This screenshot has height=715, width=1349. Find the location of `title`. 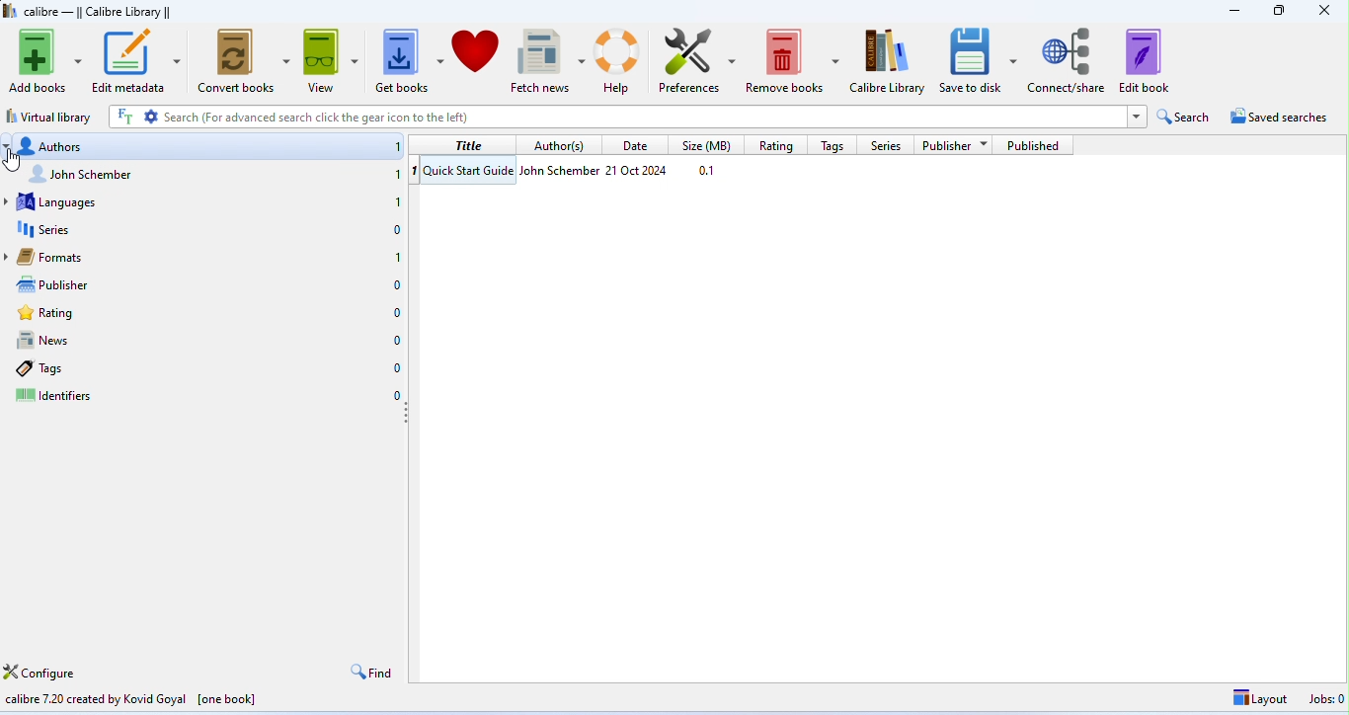

title is located at coordinates (89, 10).